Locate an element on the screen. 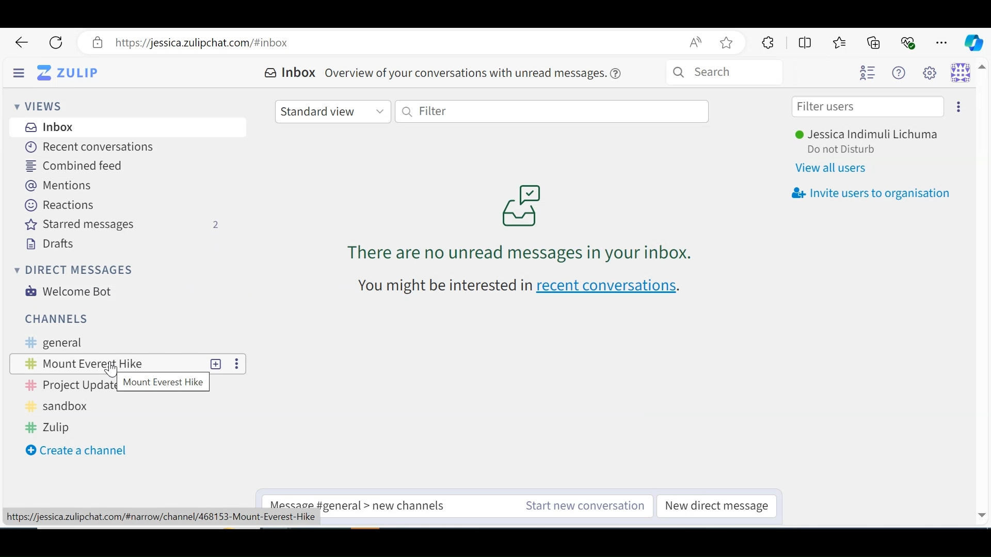  Cursor is located at coordinates (107, 373).